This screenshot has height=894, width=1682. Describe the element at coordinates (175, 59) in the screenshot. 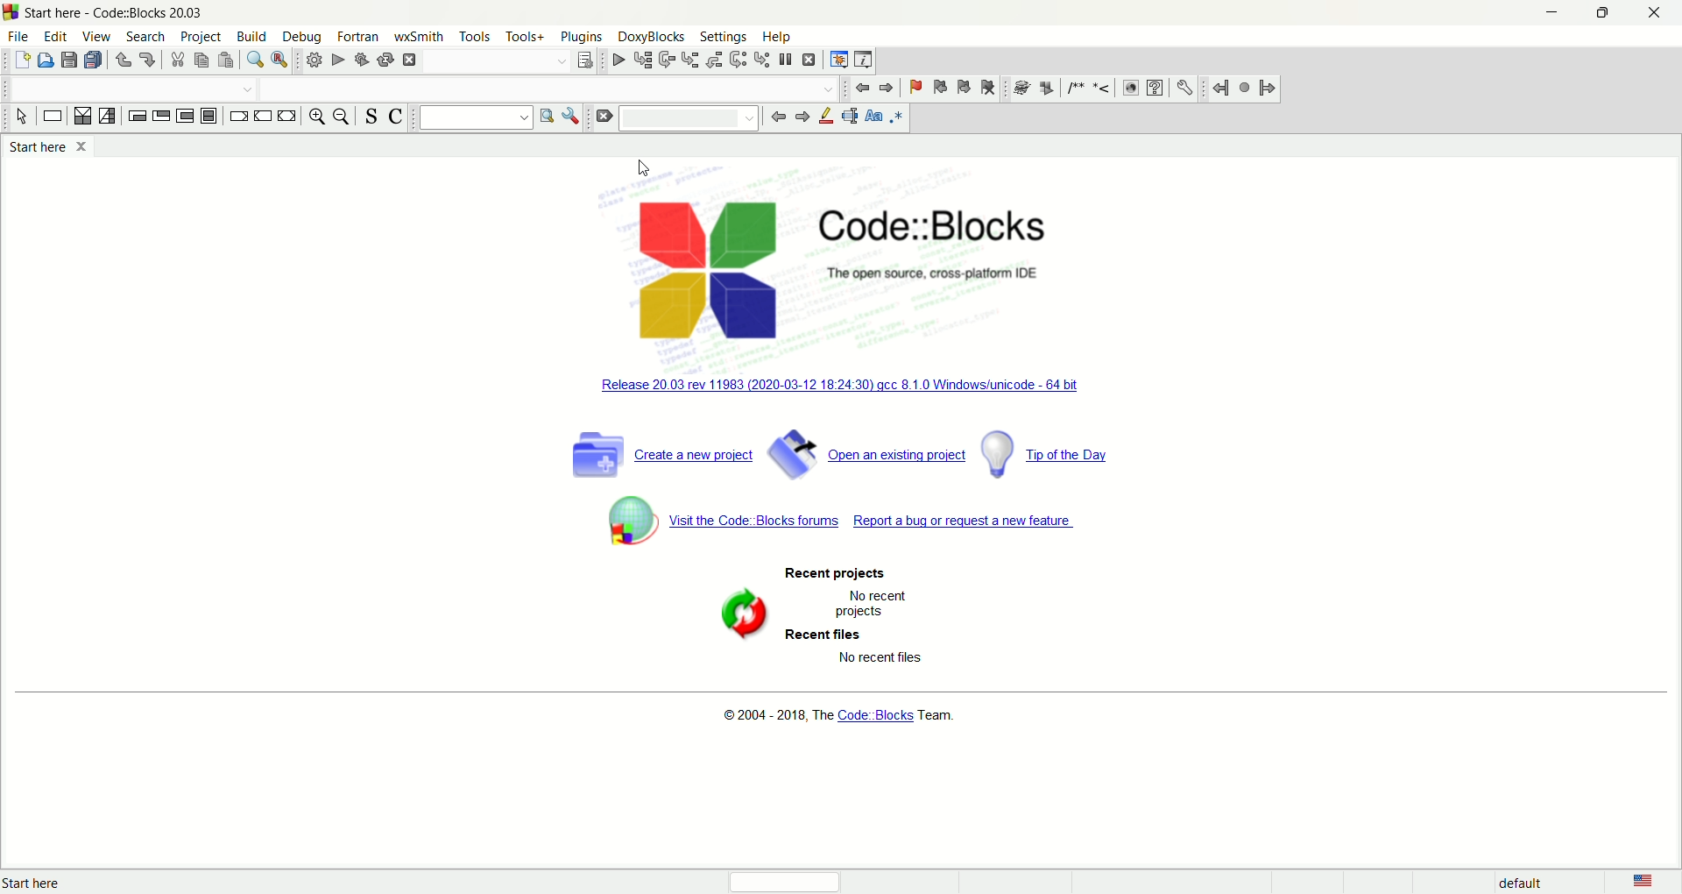

I see `cut` at that location.